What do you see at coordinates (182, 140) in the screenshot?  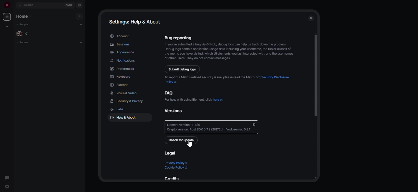 I see `check for update` at bounding box center [182, 140].